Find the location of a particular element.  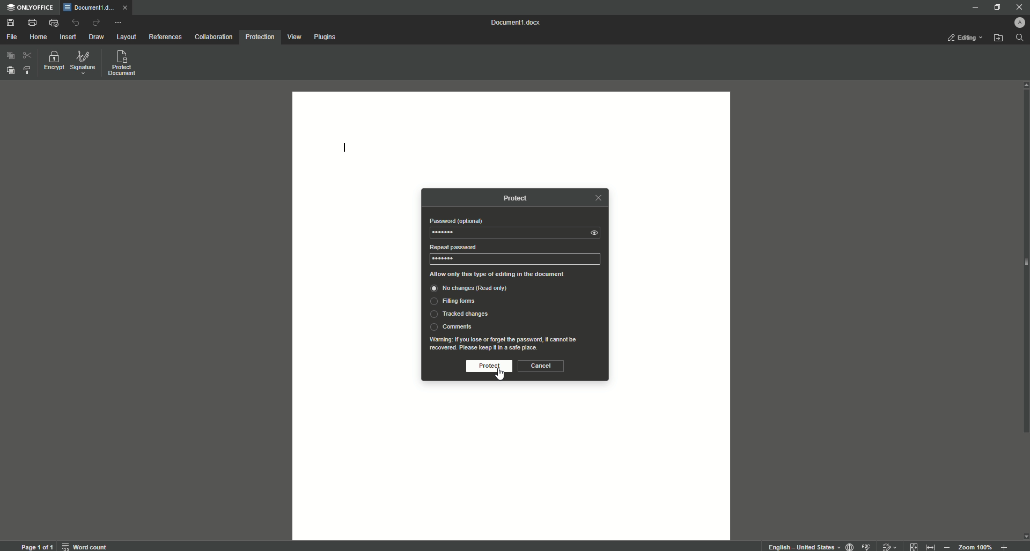

Minimize is located at coordinates (973, 8).